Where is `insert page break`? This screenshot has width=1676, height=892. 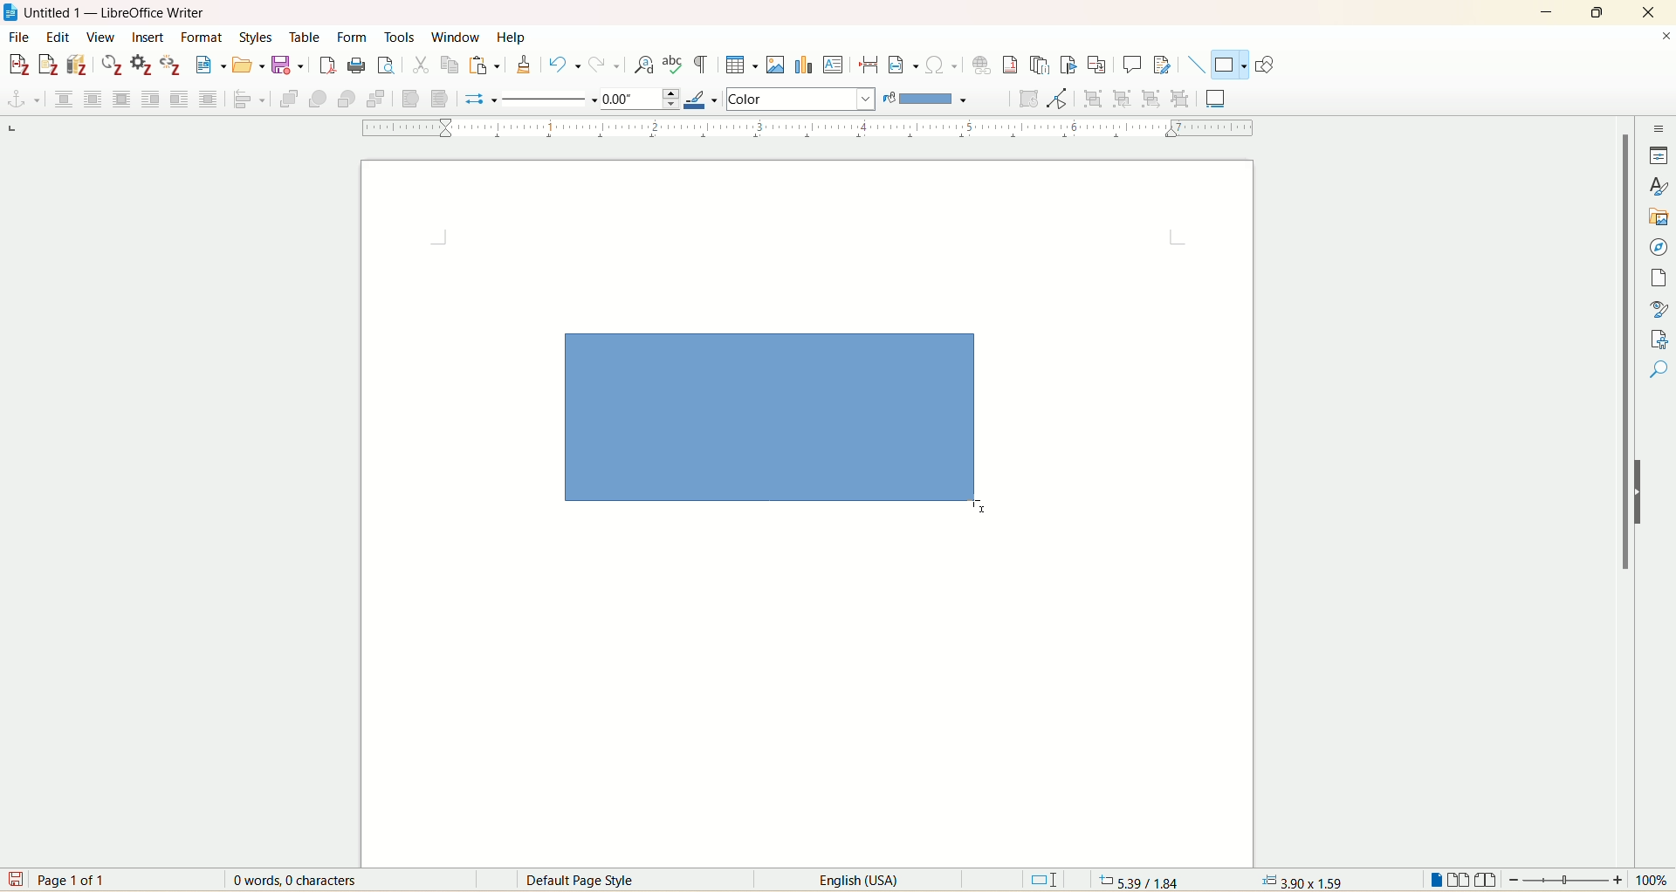
insert page break is located at coordinates (869, 63).